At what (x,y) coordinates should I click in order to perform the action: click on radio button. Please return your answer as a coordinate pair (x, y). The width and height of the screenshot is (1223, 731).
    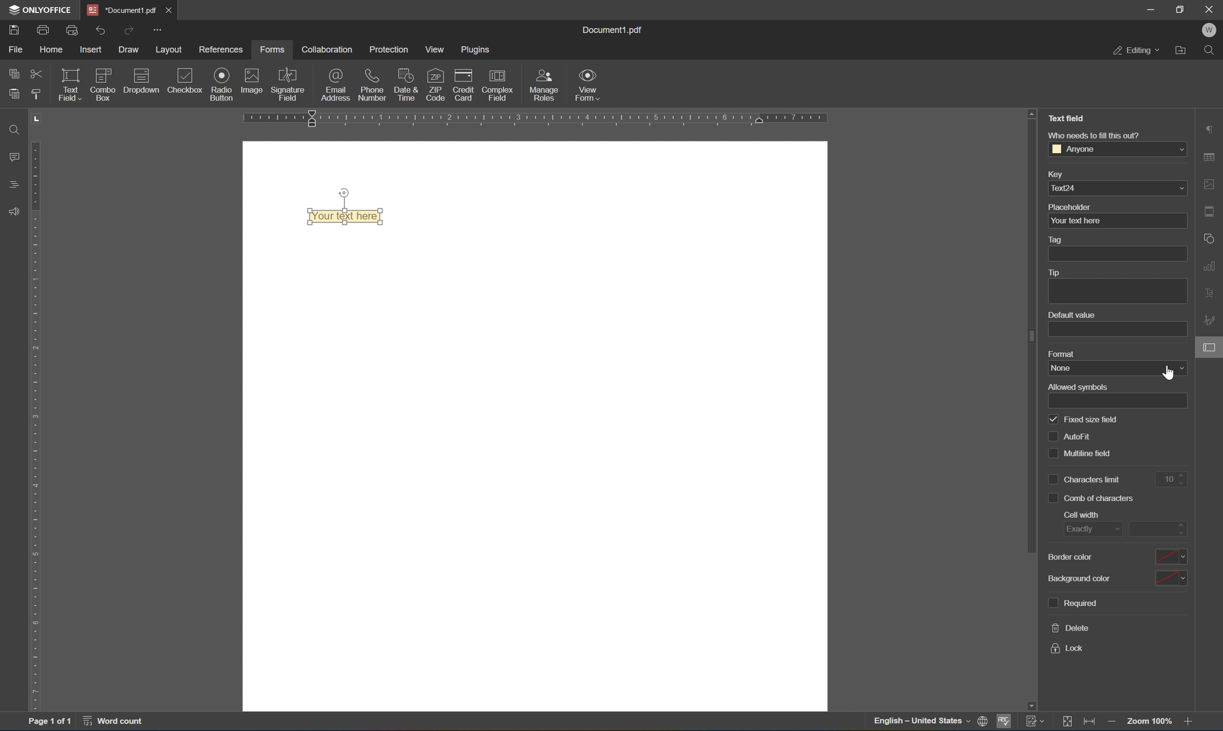
    Looking at the image, I should click on (223, 84).